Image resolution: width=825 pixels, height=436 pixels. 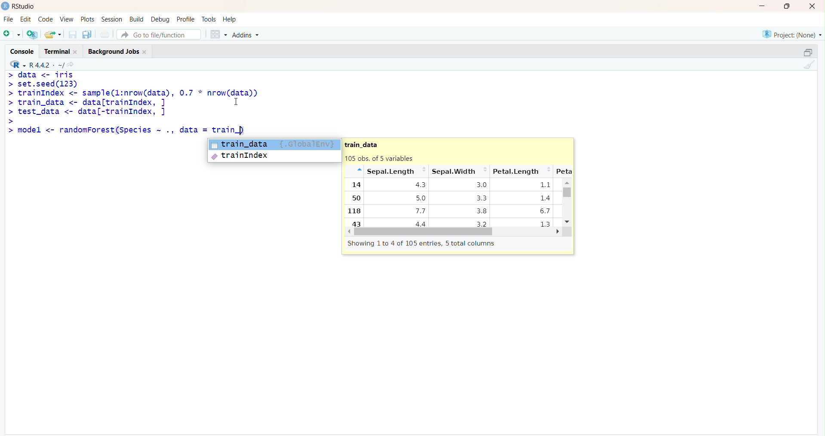 What do you see at coordinates (763, 6) in the screenshot?
I see `Minimize` at bounding box center [763, 6].